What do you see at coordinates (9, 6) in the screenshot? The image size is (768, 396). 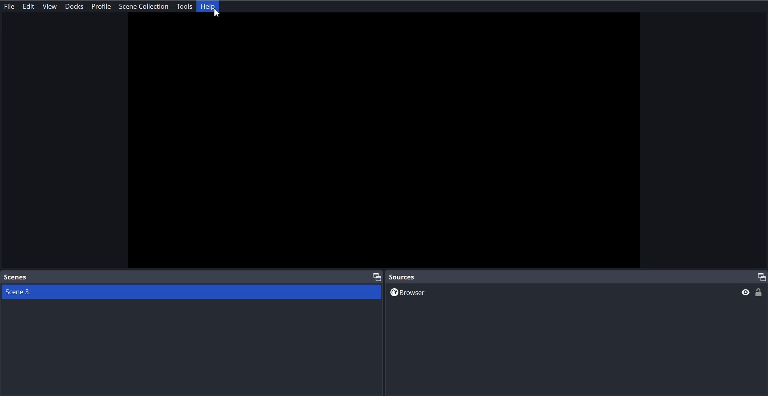 I see `File` at bounding box center [9, 6].